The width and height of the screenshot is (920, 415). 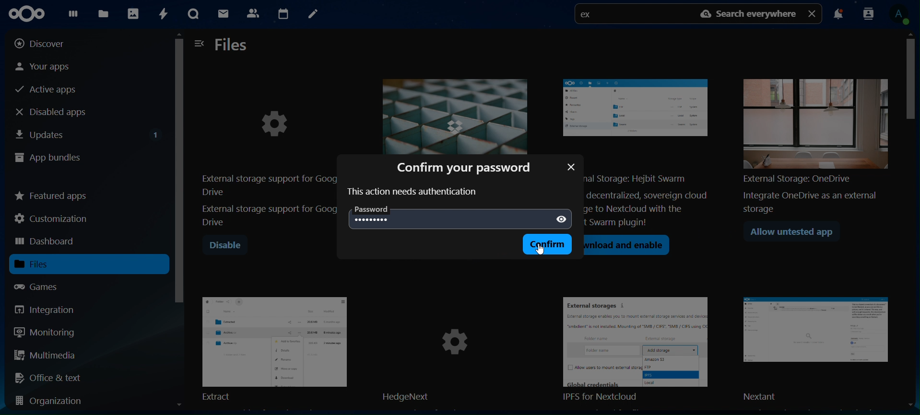 What do you see at coordinates (911, 219) in the screenshot?
I see `scrollbar` at bounding box center [911, 219].